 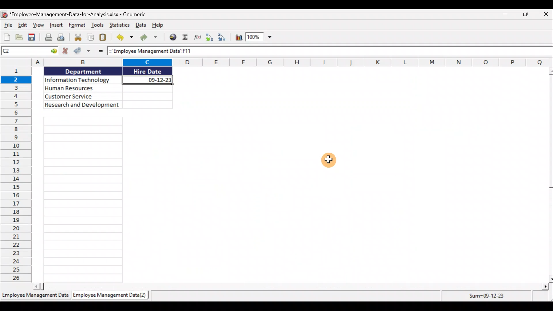 I want to click on Paste clipboard, so click(x=104, y=38).